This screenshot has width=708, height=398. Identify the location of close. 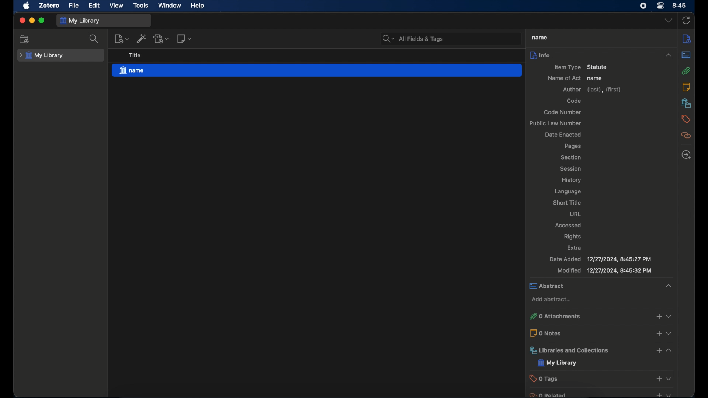
(22, 21).